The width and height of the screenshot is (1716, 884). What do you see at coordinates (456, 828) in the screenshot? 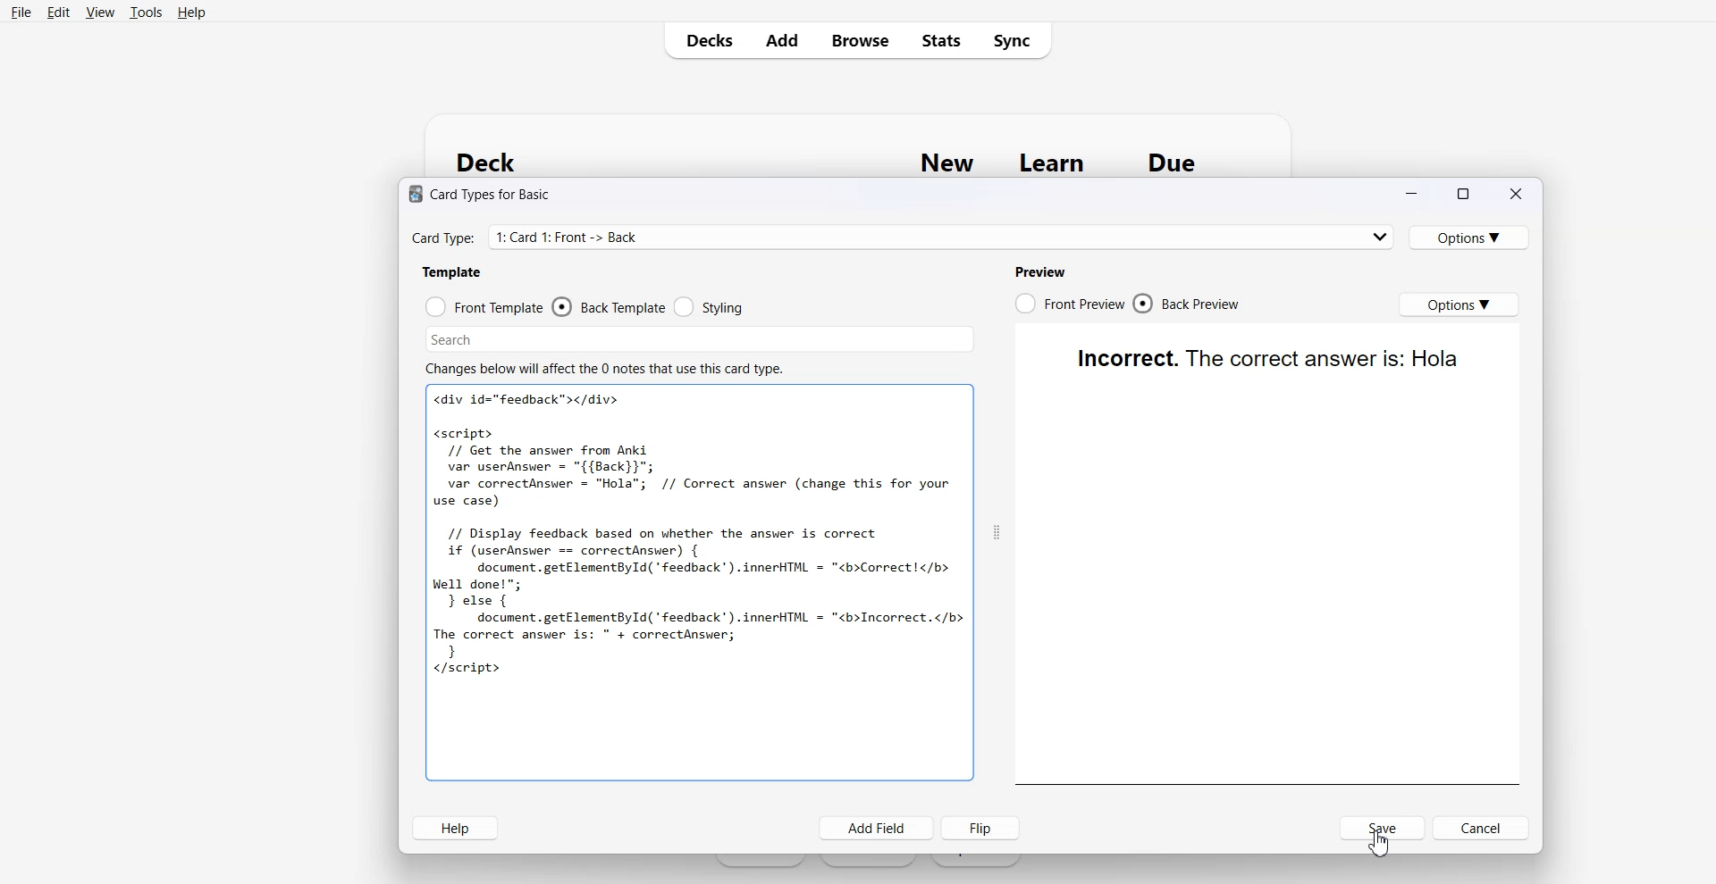
I see `Help` at bounding box center [456, 828].